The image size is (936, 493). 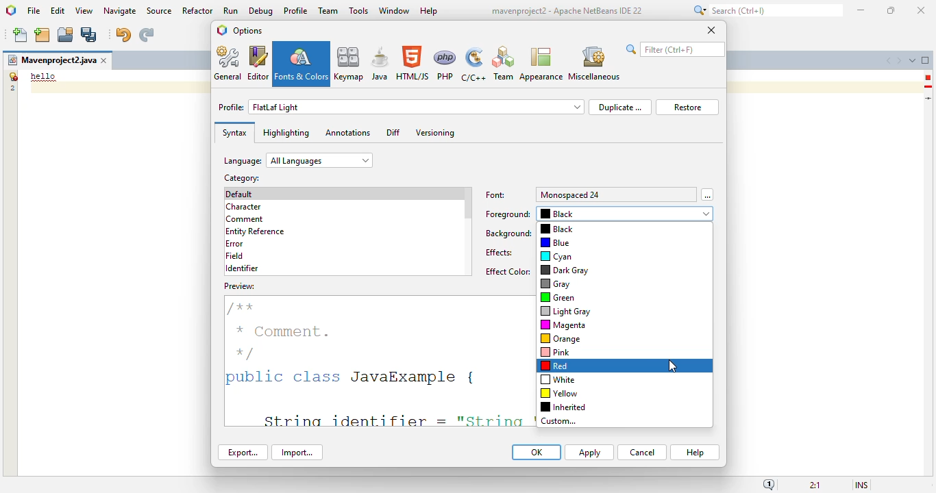 I want to click on demo text, so click(x=44, y=76).